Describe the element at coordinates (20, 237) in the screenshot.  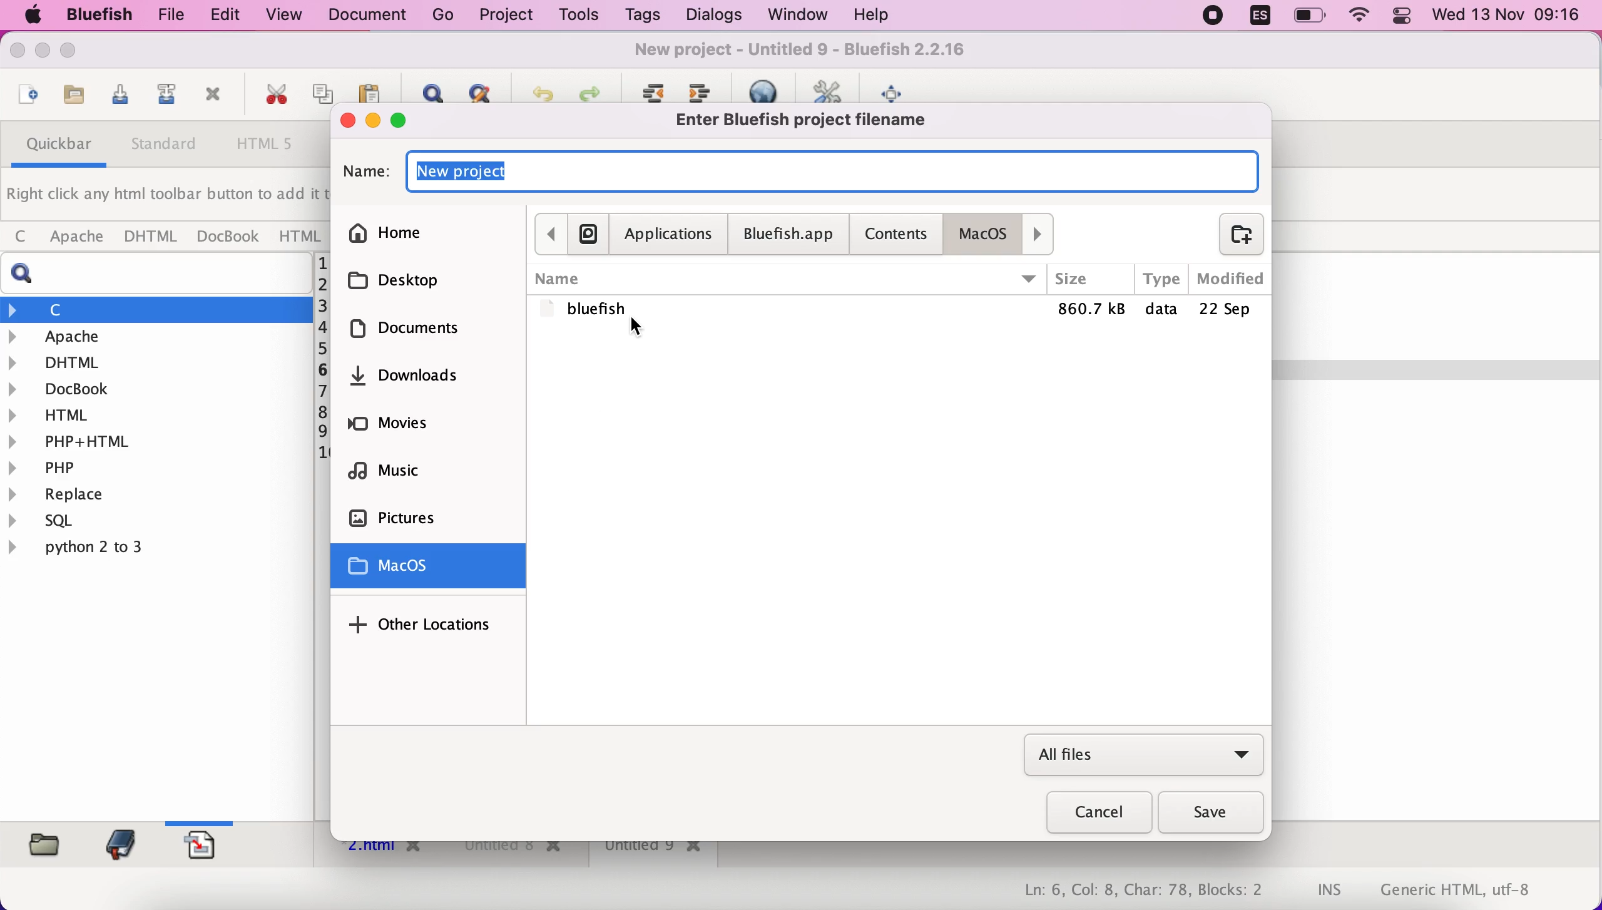
I see `c` at that location.